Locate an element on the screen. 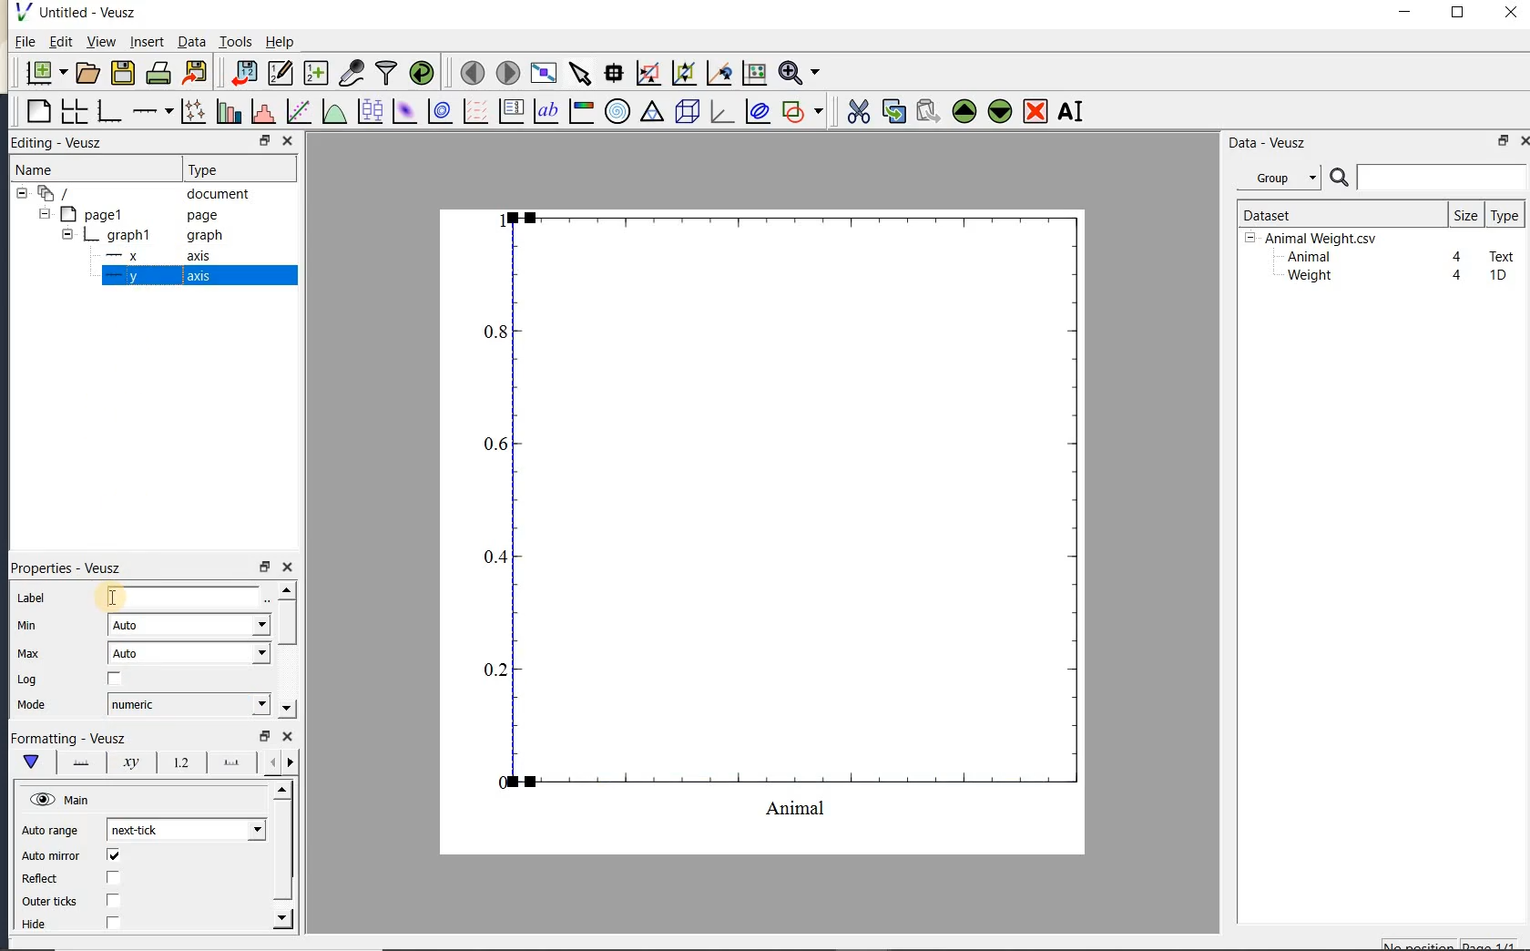 Image resolution: width=1530 pixels, height=951 pixels. check/uncheck is located at coordinates (114, 900).